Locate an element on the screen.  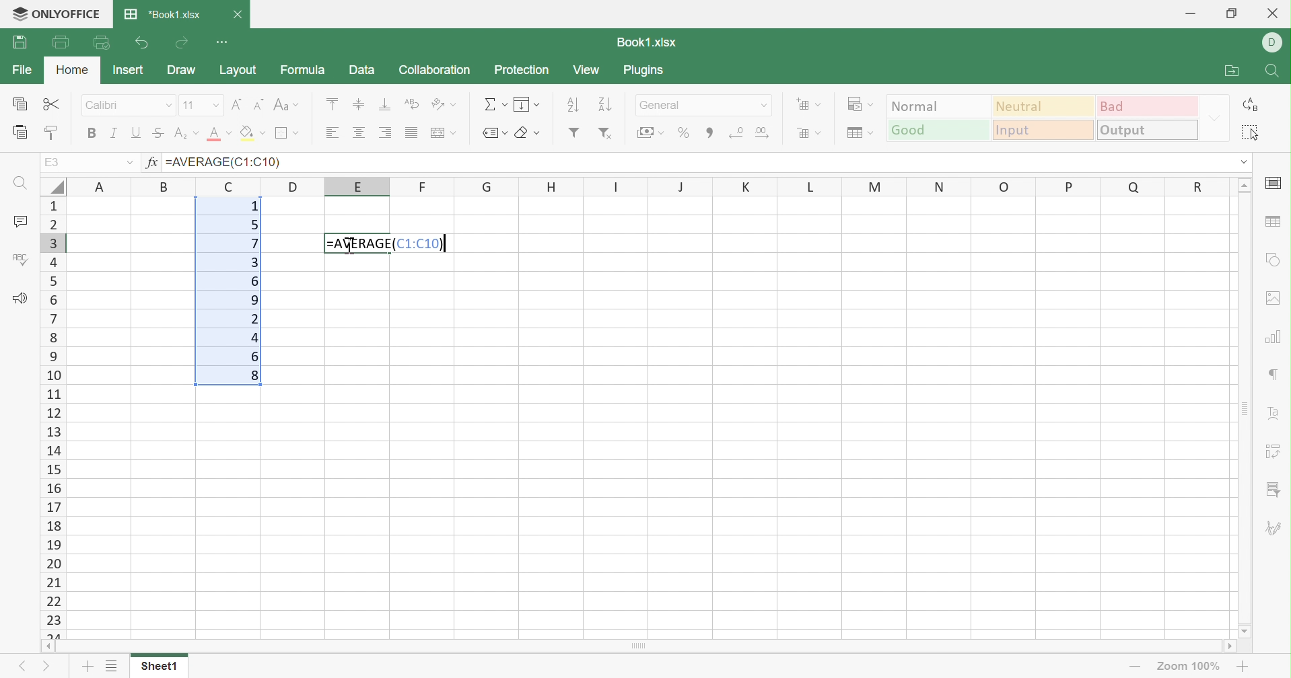
Scroll Bar is located at coordinates (1241, 409).